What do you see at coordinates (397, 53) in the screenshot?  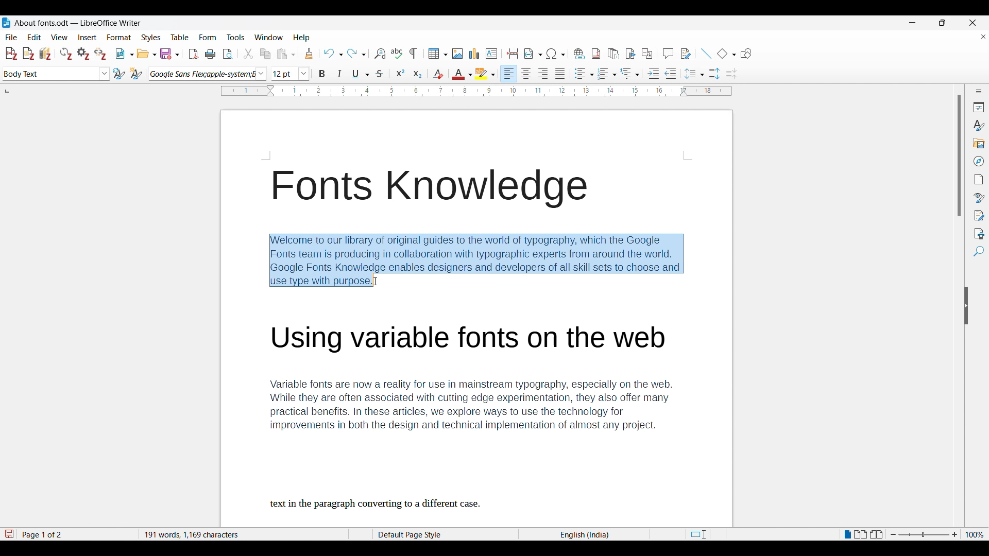 I see `Spell check` at bounding box center [397, 53].